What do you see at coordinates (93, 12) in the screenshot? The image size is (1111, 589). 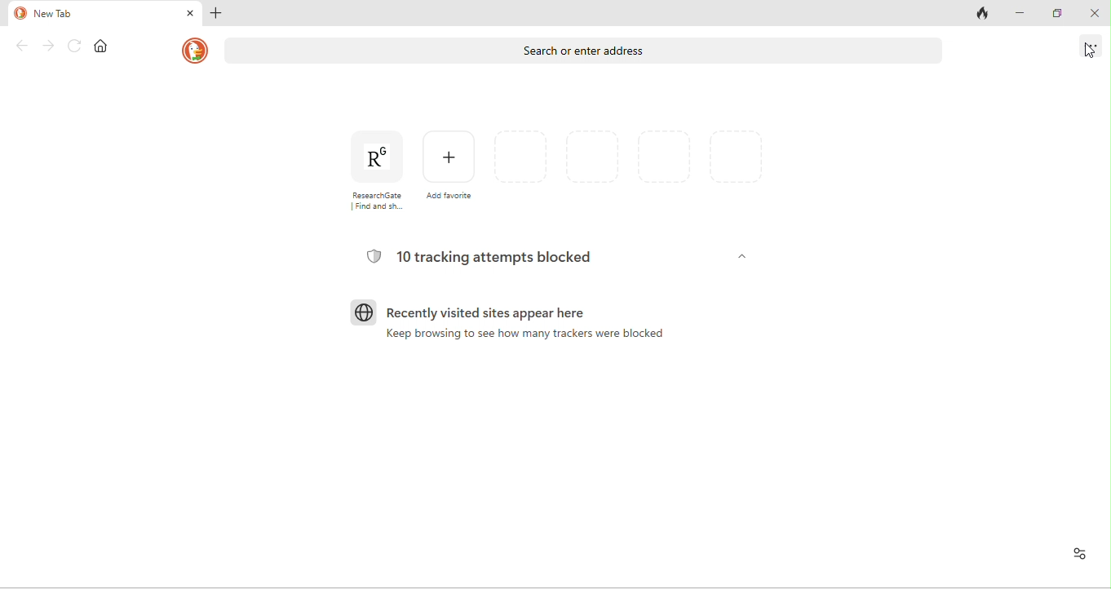 I see `new tab` at bounding box center [93, 12].